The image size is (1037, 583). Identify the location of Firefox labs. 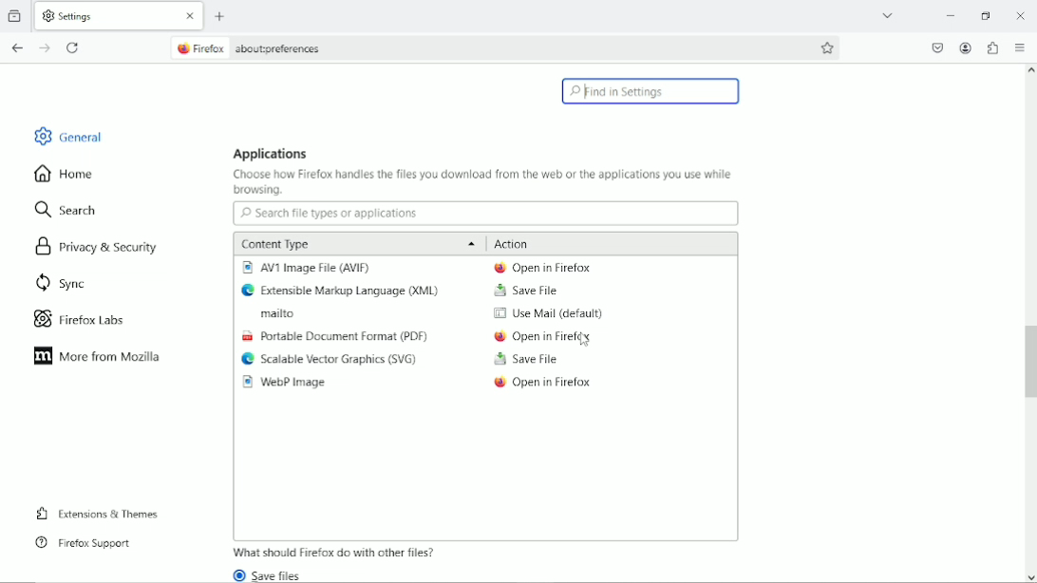
(87, 318).